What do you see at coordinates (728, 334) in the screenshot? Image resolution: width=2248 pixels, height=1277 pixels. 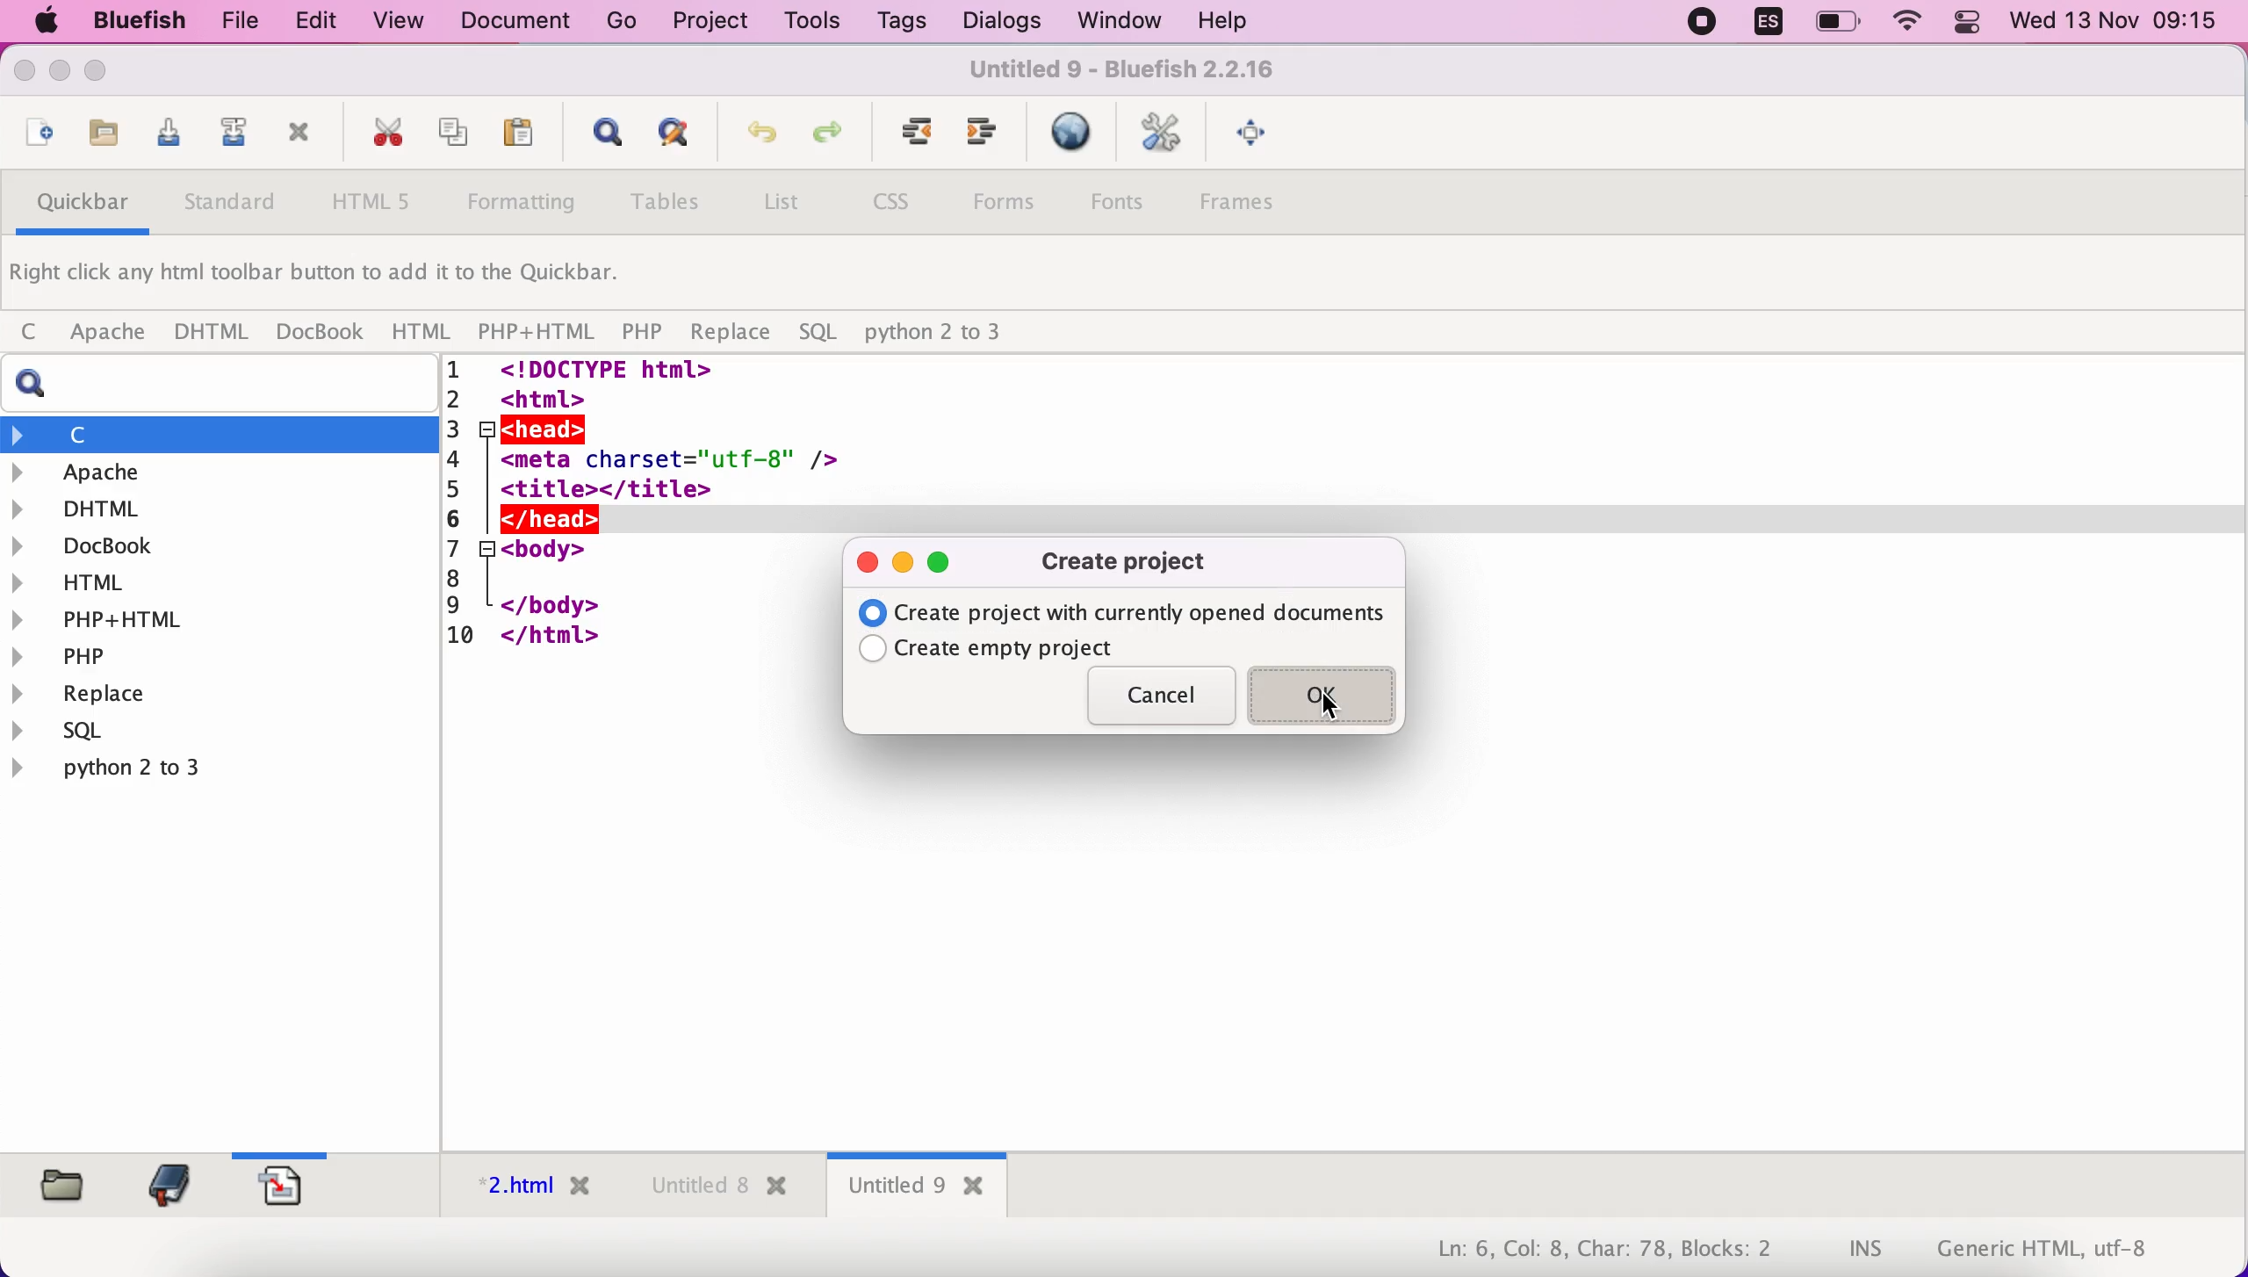 I see `replace` at bounding box center [728, 334].